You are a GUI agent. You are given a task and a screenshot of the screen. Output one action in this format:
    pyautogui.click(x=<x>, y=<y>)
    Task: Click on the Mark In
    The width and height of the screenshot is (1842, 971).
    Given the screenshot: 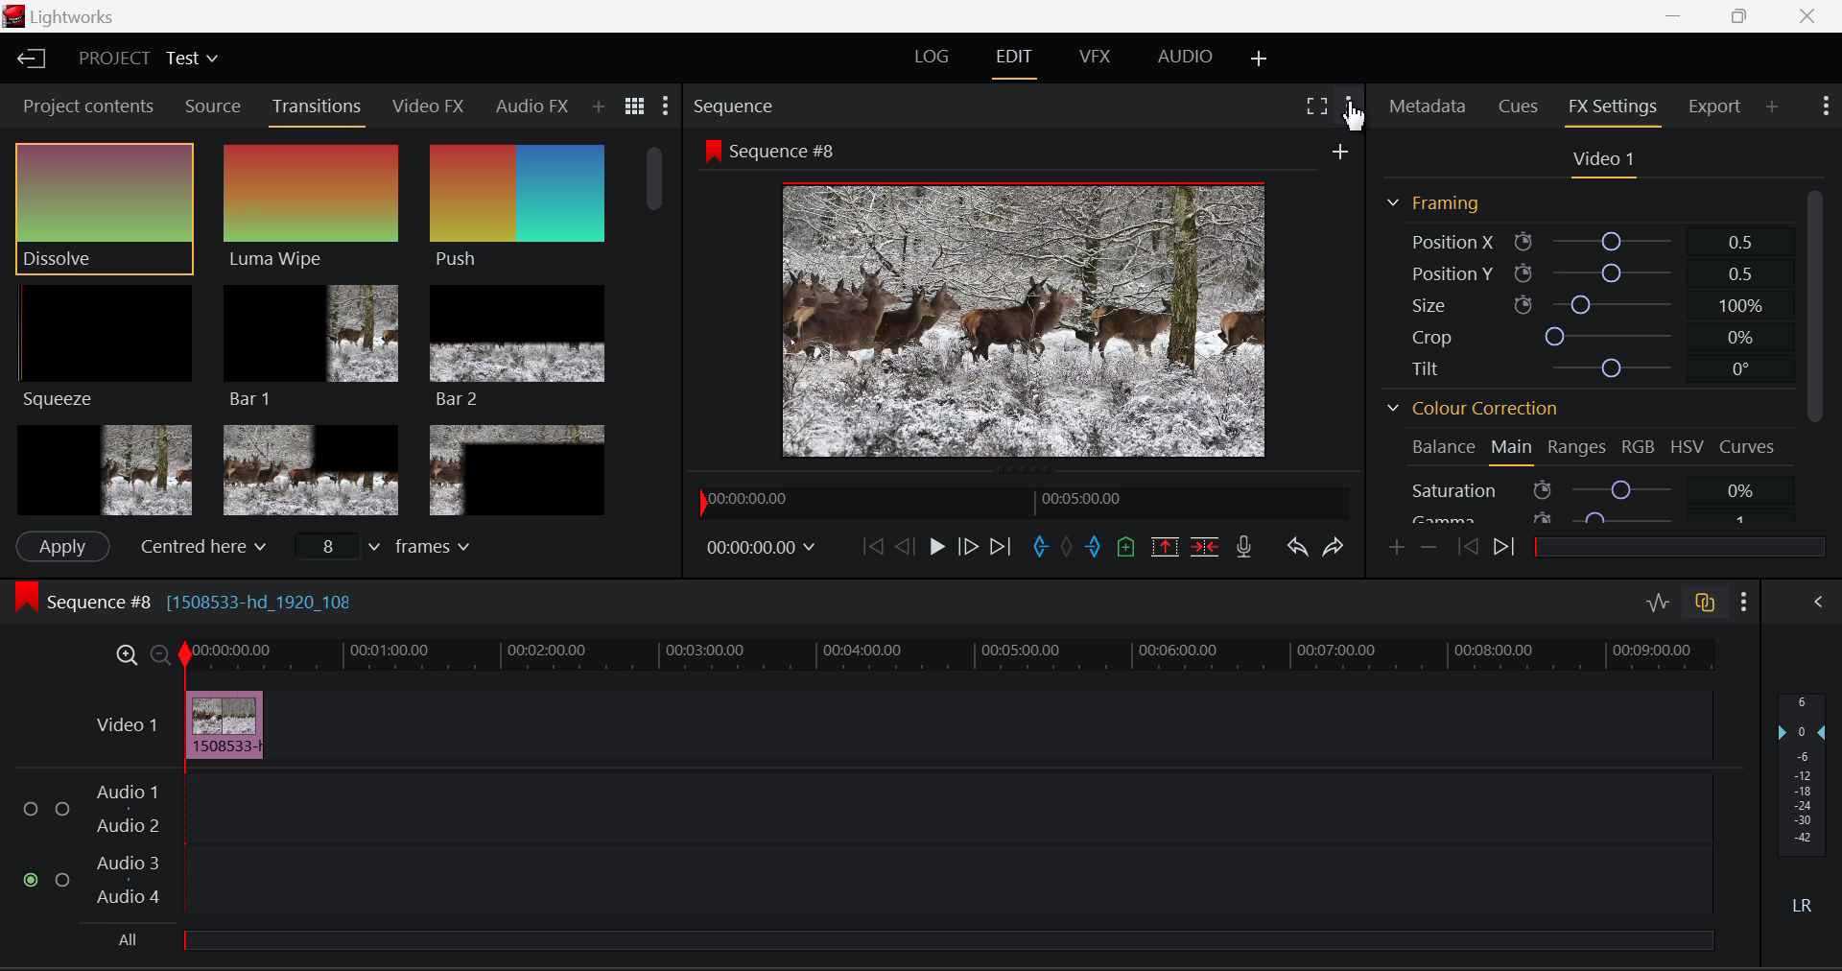 What is the action you would take?
    pyautogui.click(x=1038, y=548)
    